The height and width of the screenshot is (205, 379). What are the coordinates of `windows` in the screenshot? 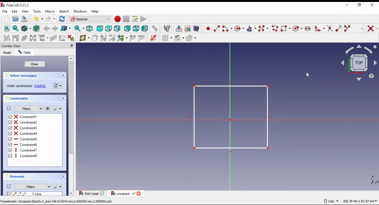 It's located at (80, 11).